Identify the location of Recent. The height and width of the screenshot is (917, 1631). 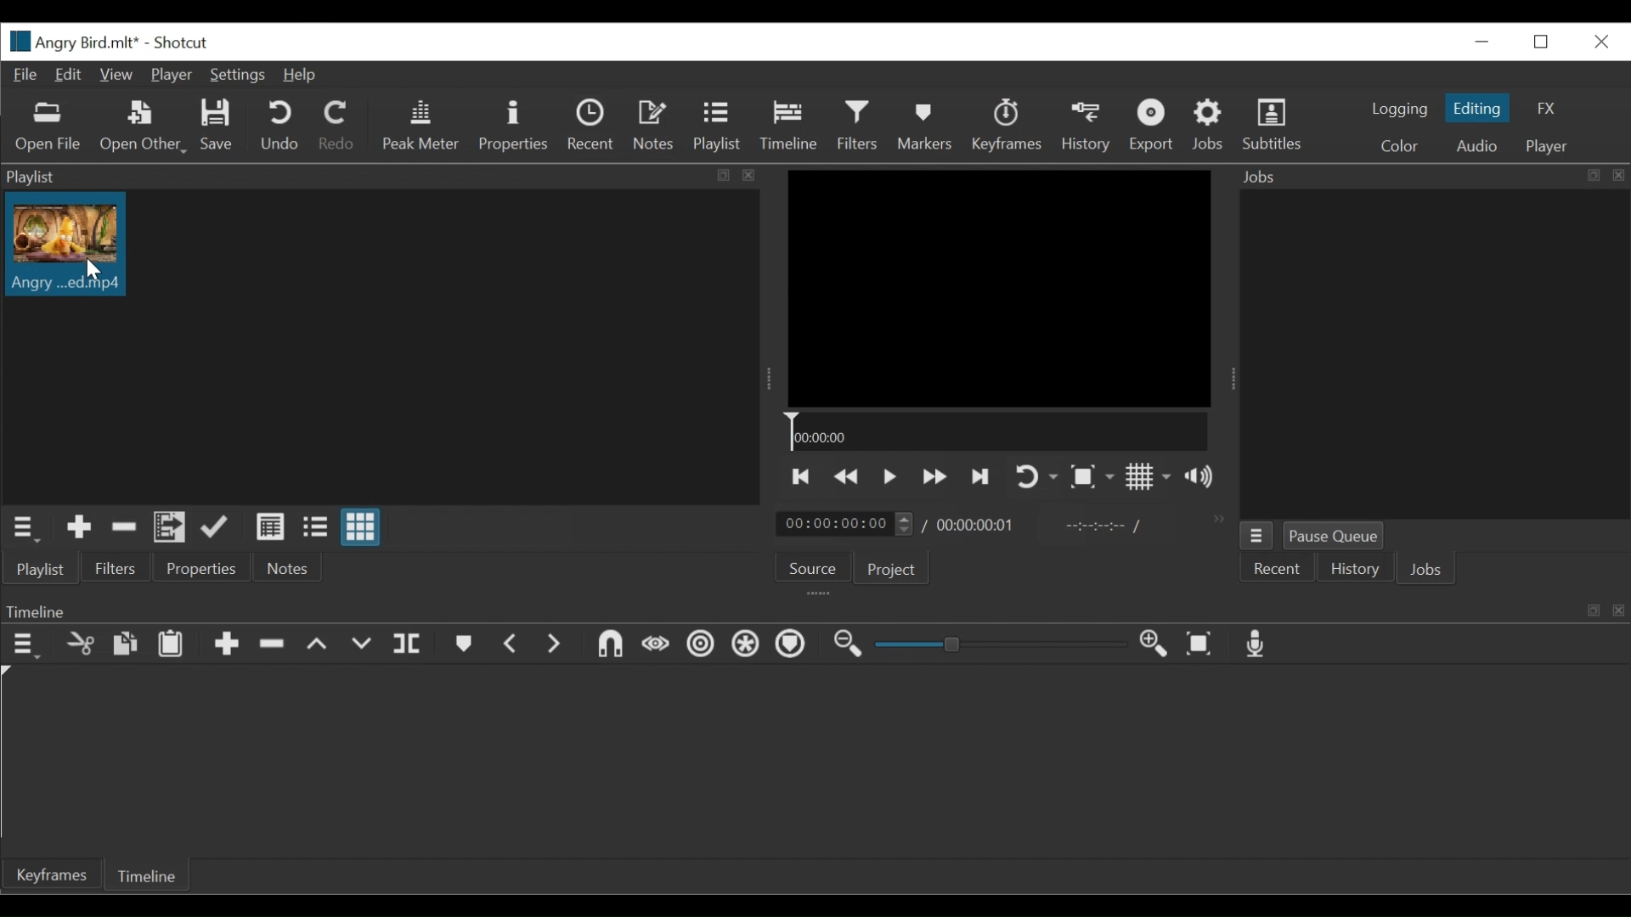
(1276, 569).